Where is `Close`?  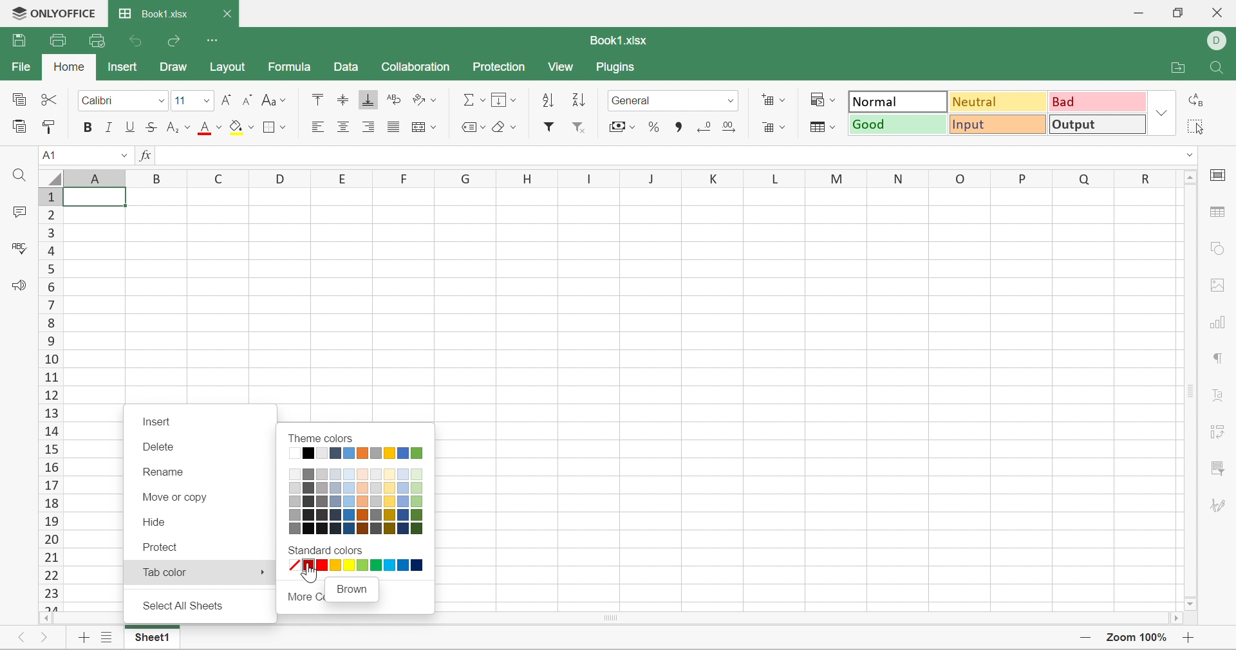 Close is located at coordinates (228, 15).